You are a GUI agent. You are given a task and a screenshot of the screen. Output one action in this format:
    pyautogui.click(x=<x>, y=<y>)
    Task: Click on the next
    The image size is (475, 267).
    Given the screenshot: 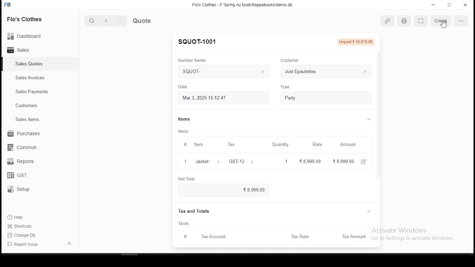 What is the action you would take?
    pyautogui.click(x=121, y=22)
    